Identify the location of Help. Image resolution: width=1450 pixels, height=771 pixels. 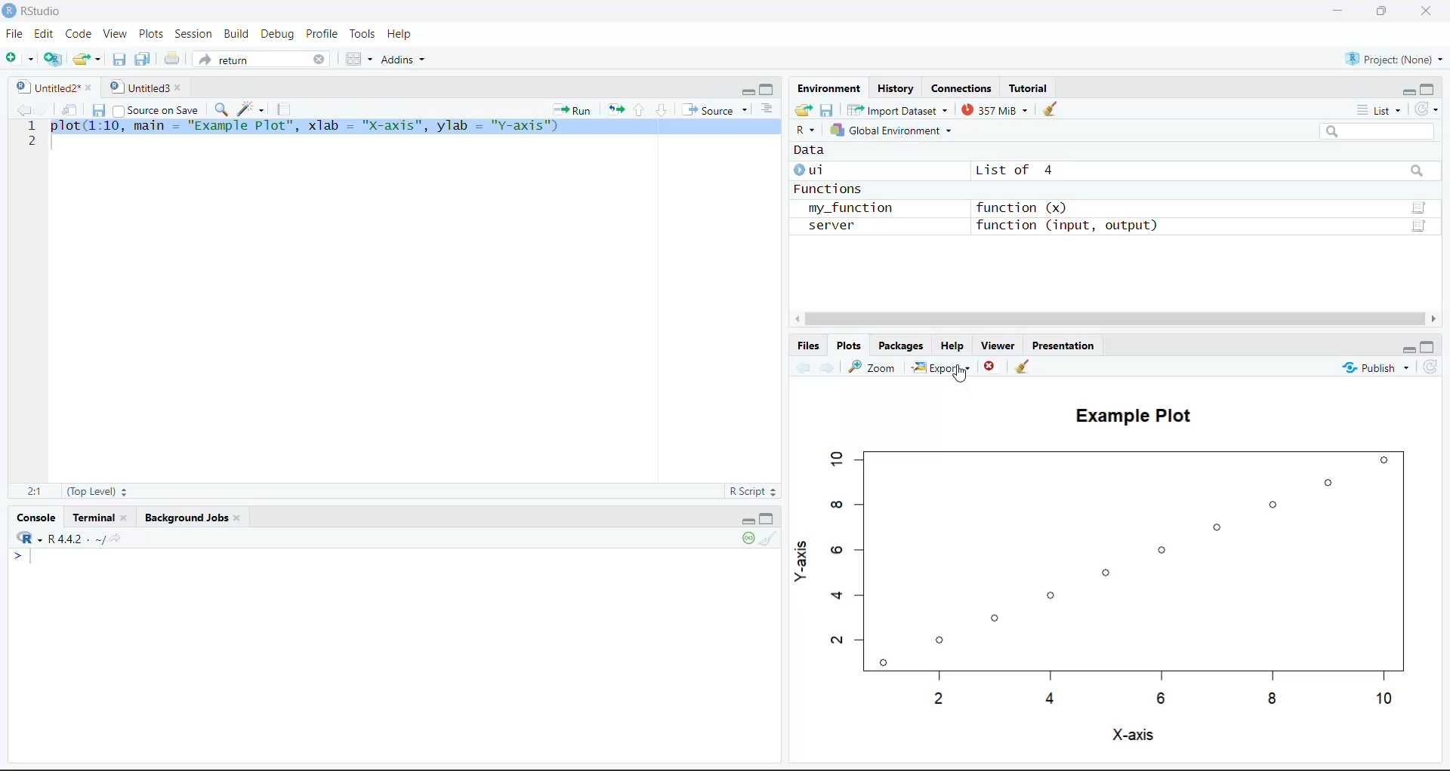
(955, 345).